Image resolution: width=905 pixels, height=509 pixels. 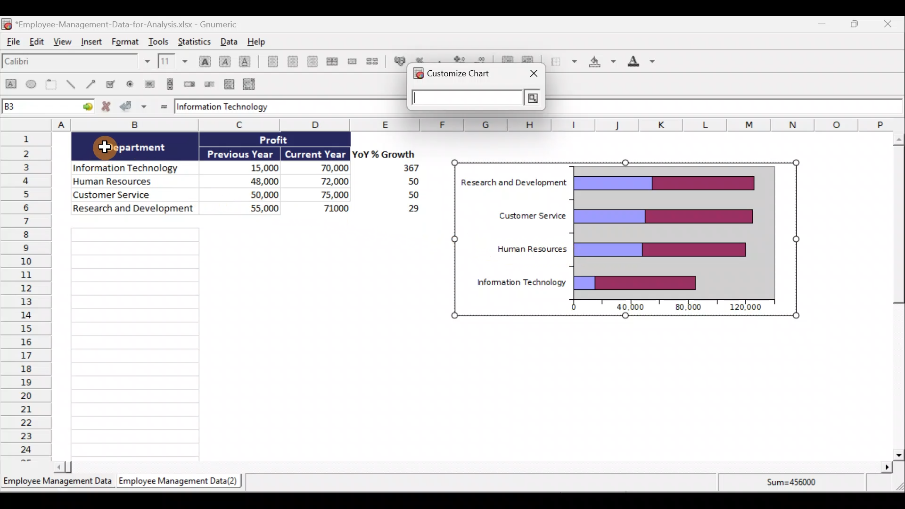 What do you see at coordinates (256, 41) in the screenshot?
I see `Help` at bounding box center [256, 41].